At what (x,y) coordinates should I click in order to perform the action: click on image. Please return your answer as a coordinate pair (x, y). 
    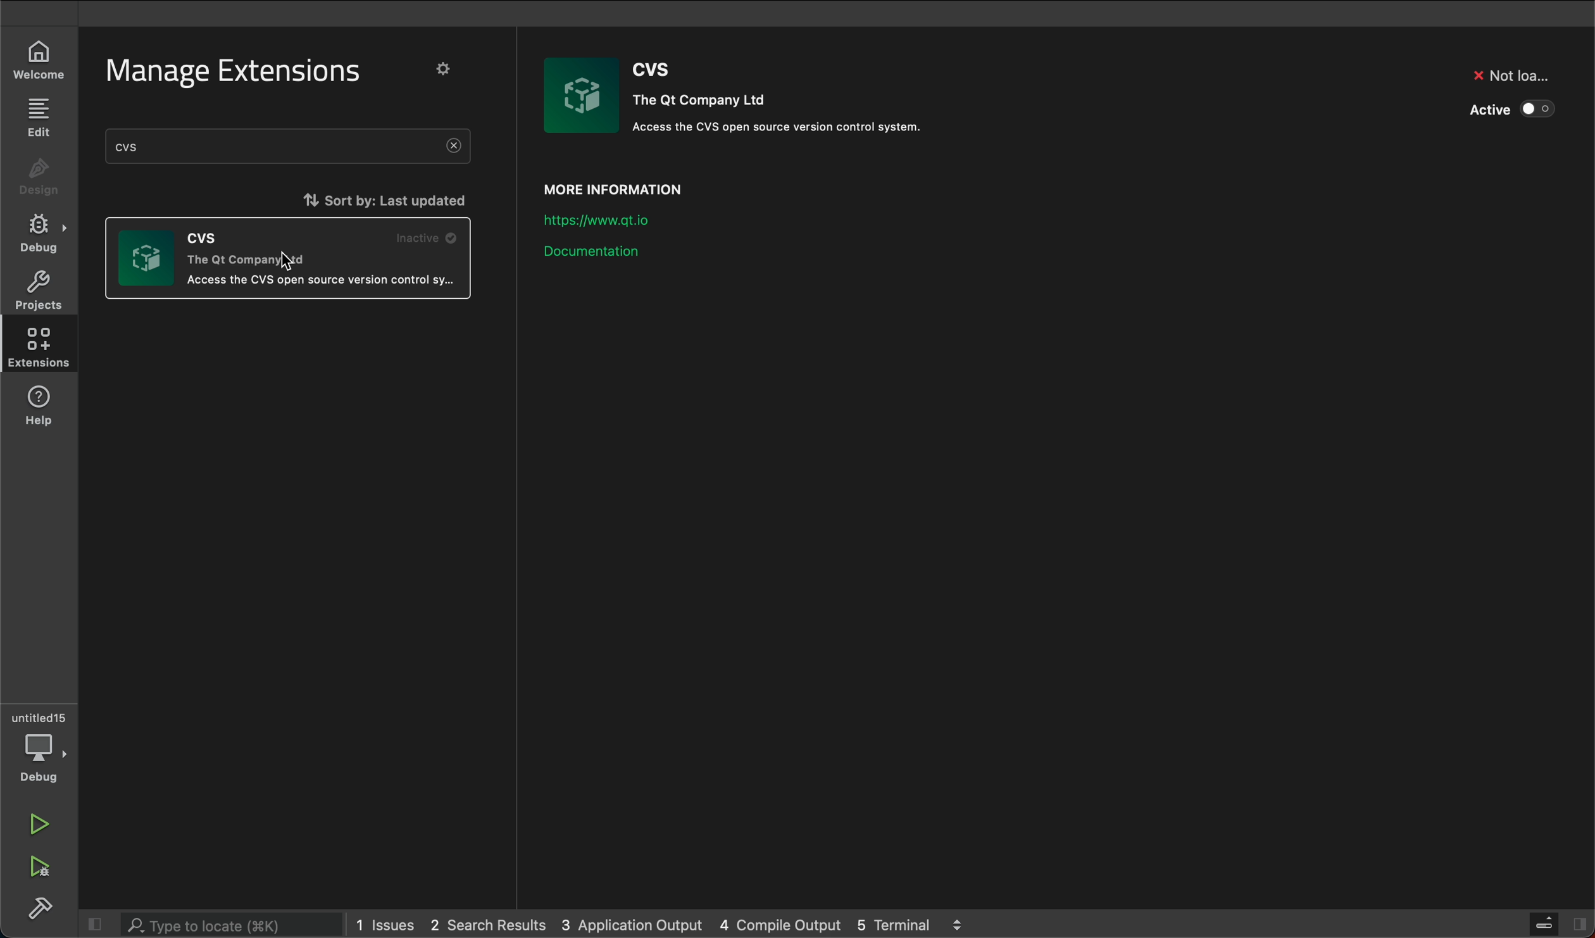
    Looking at the image, I should click on (147, 258).